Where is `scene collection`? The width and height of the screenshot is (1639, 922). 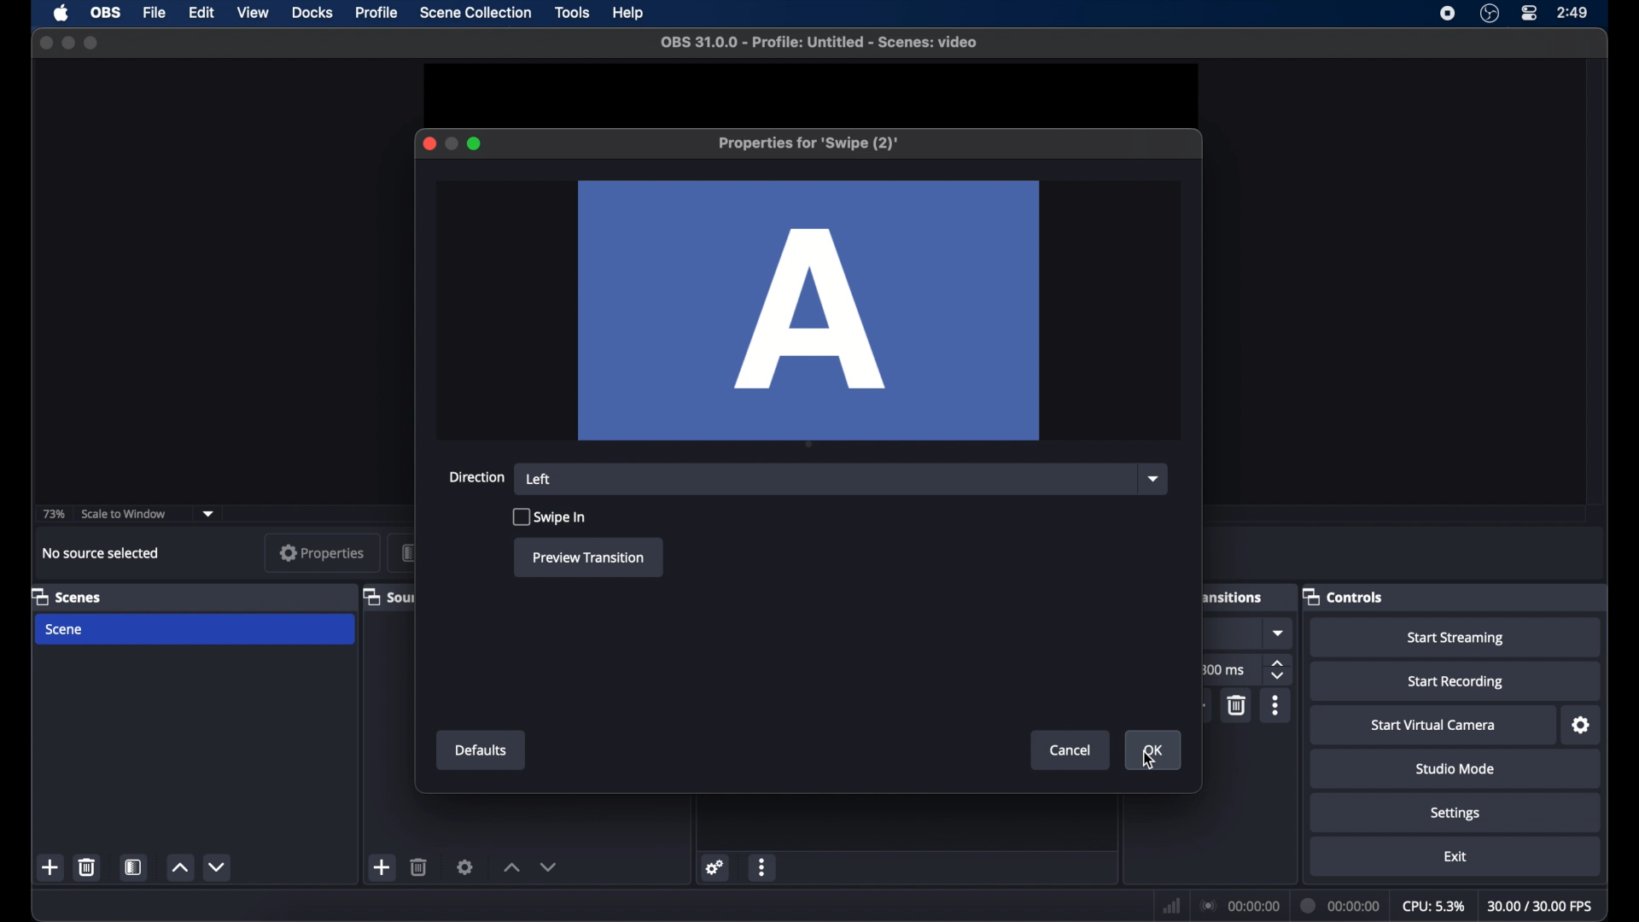 scene collection is located at coordinates (475, 13).